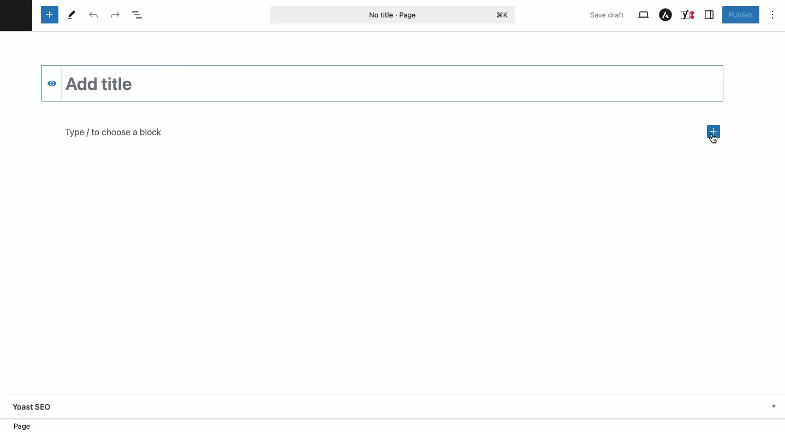  Describe the element at coordinates (115, 15) in the screenshot. I see `Redo` at that location.